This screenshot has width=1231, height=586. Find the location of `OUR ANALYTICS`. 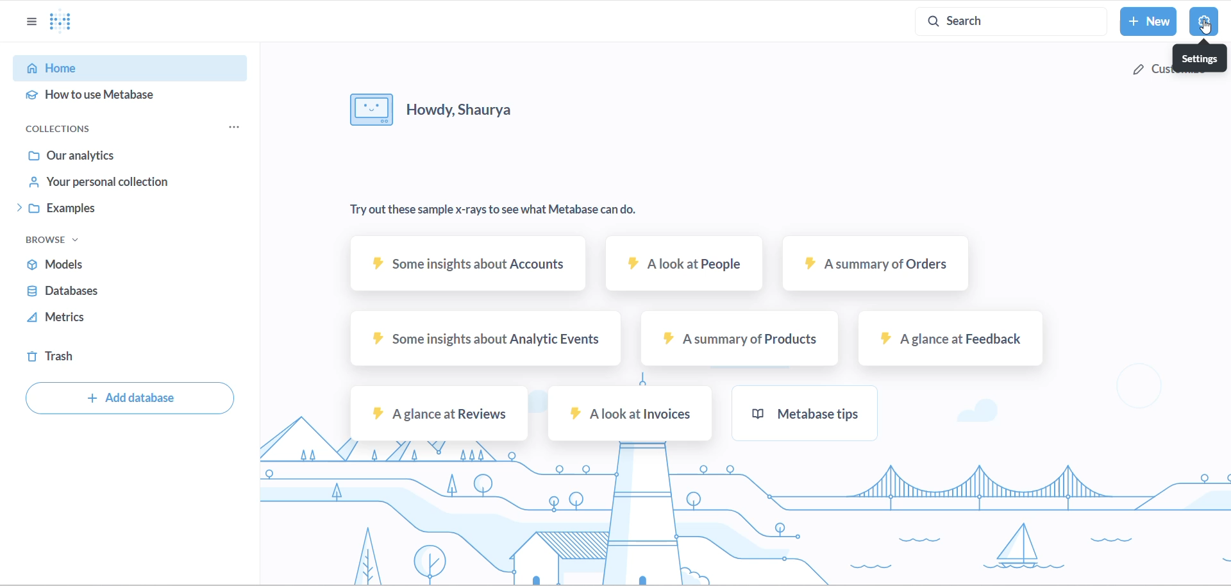

OUR ANALYTICS is located at coordinates (97, 157).